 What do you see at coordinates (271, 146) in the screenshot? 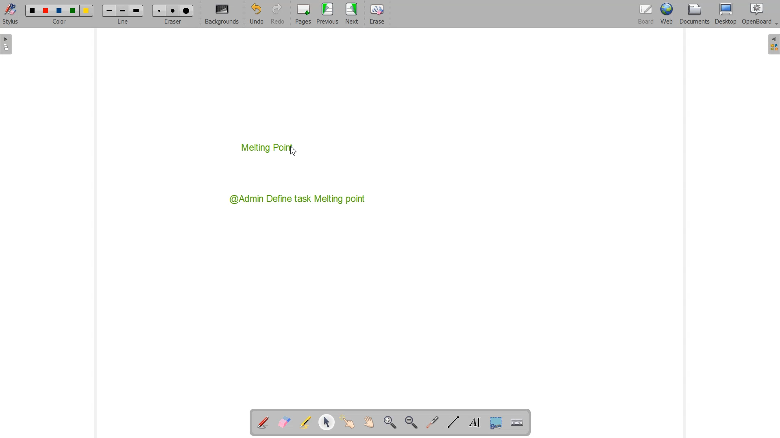
I see `Melting Point` at bounding box center [271, 146].